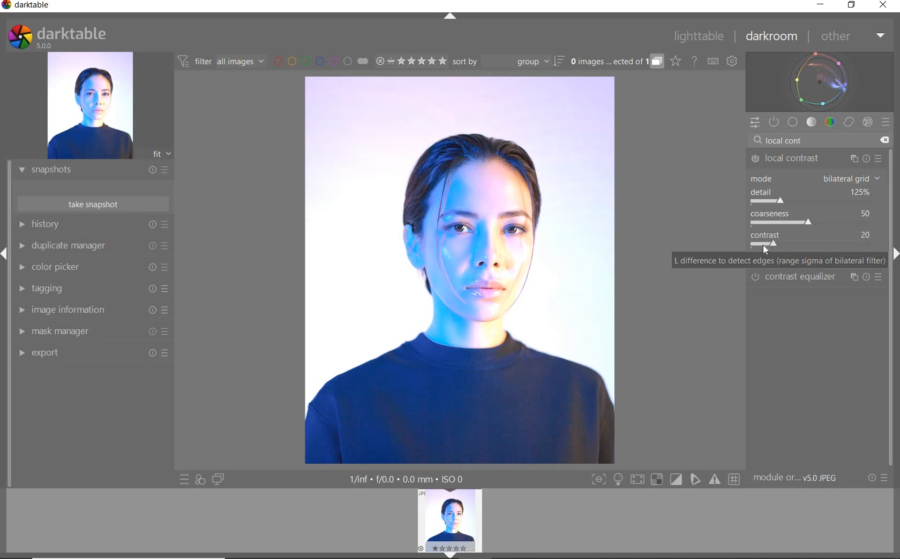  What do you see at coordinates (879, 478) in the screenshot?
I see `RESET OR PRESETS & PREFERENCES` at bounding box center [879, 478].